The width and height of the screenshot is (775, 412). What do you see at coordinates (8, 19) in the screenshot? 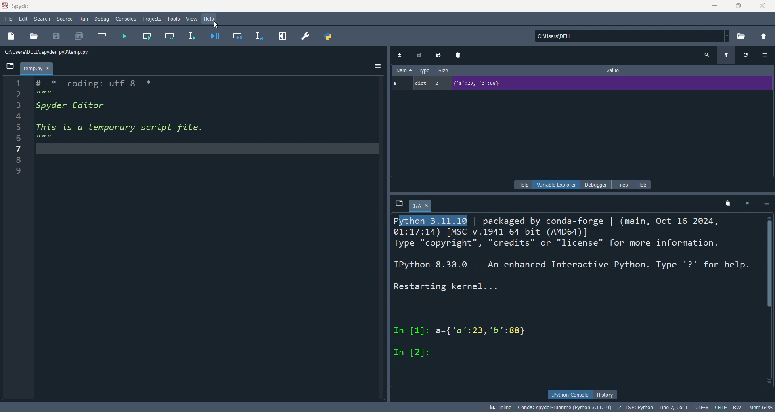
I see `file` at bounding box center [8, 19].